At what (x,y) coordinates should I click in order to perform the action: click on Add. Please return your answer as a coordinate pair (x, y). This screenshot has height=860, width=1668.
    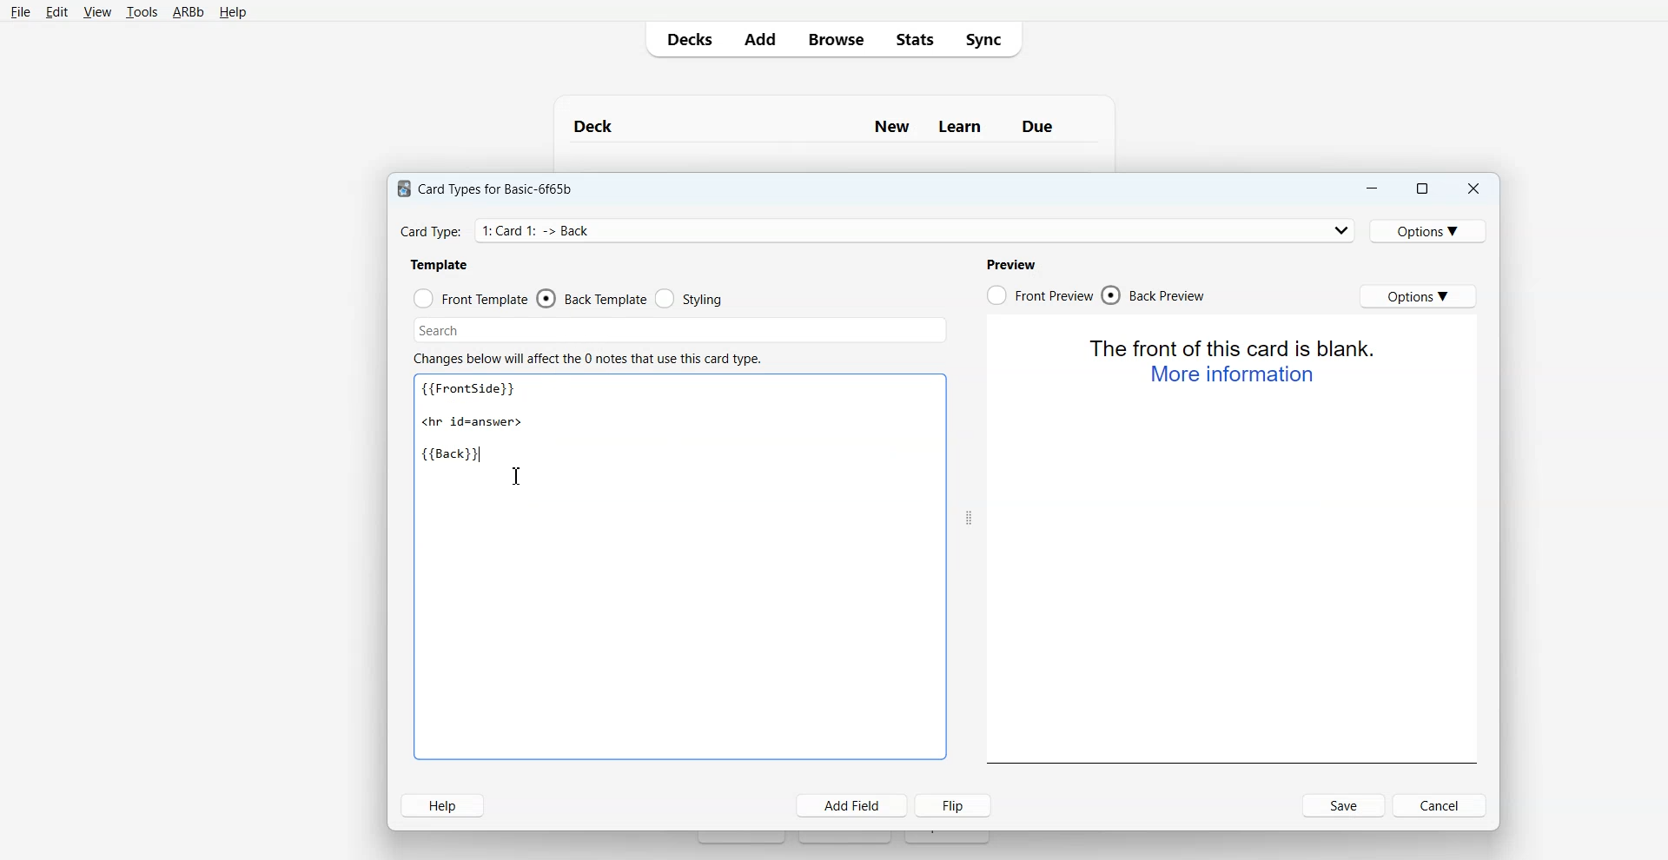
    Looking at the image, I should click on (759, 39).